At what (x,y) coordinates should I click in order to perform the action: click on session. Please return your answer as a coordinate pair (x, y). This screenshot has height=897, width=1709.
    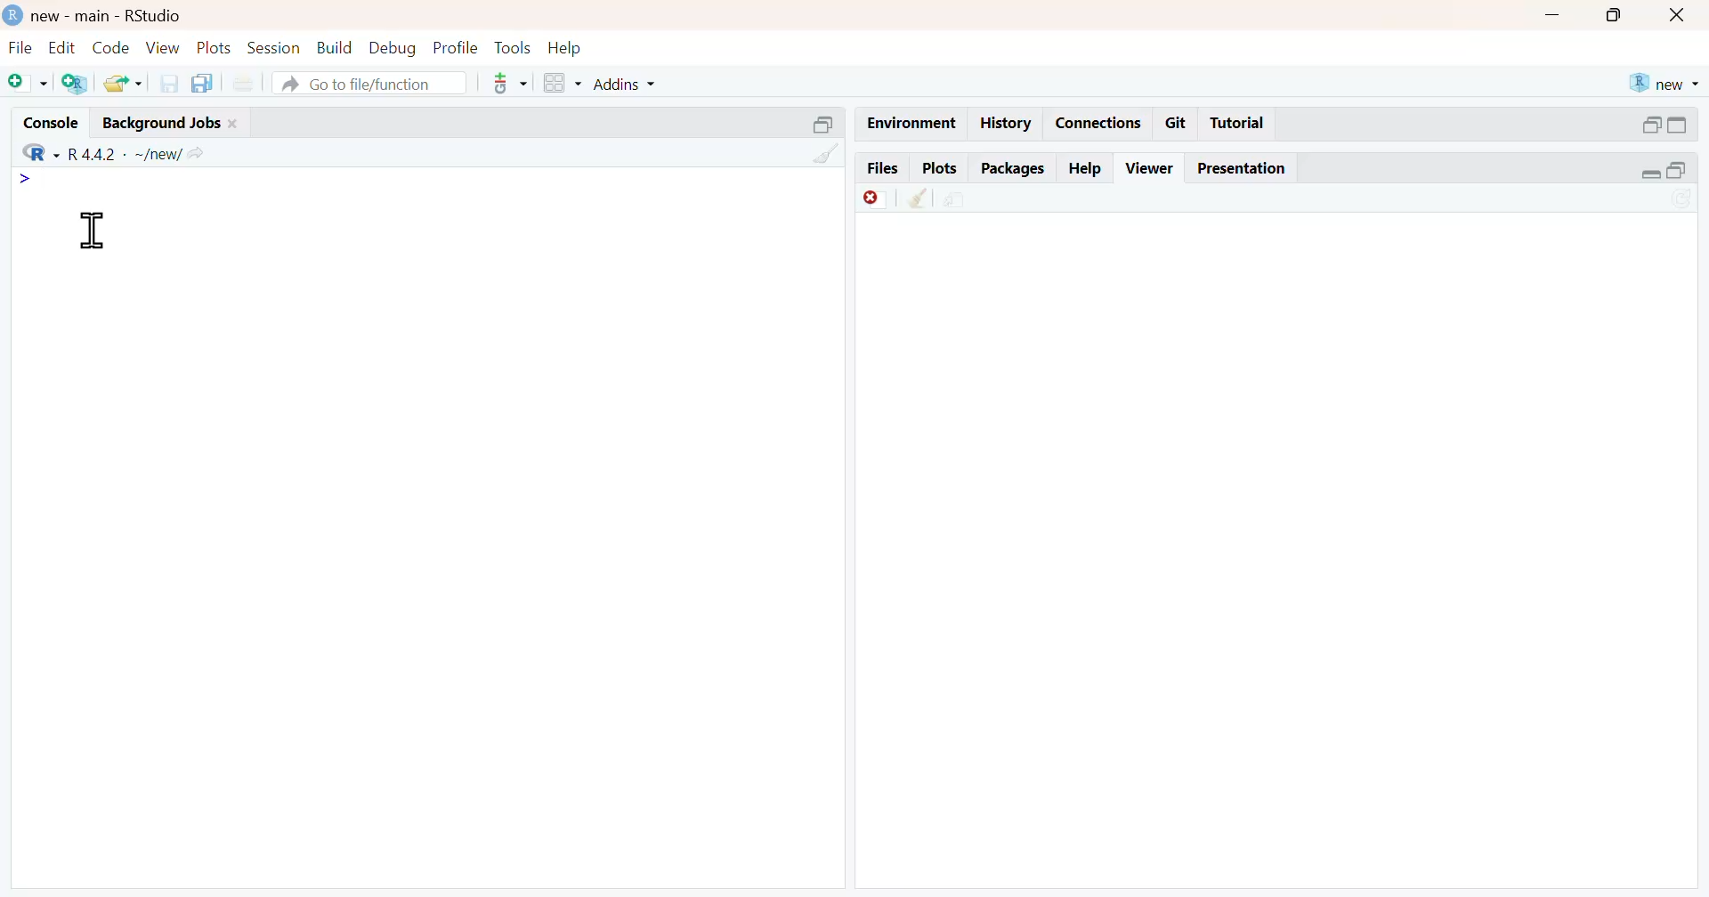
    Looking at the image, I should click on (274, 47).